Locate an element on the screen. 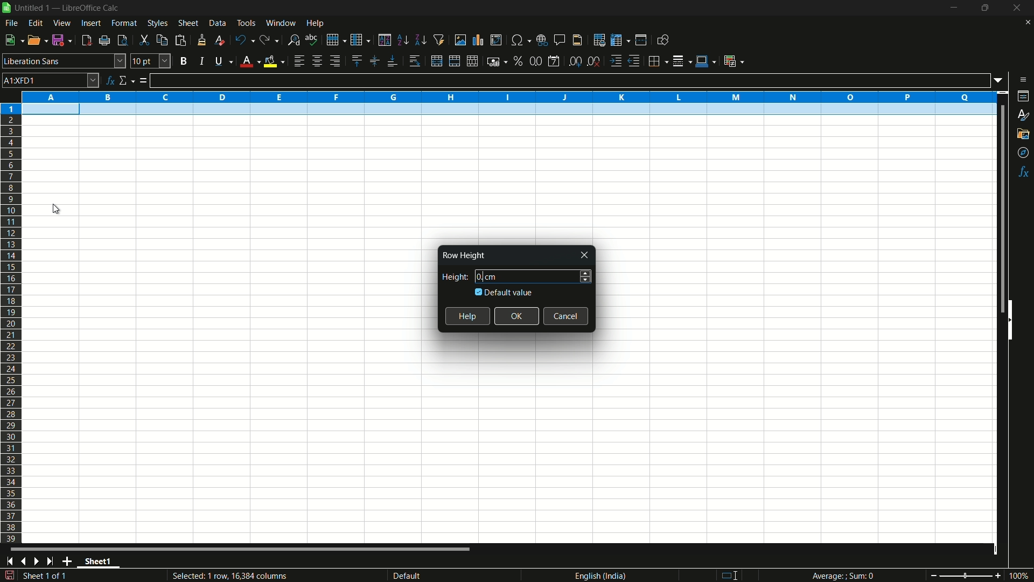  insert image is located at coordinates (460, 39).